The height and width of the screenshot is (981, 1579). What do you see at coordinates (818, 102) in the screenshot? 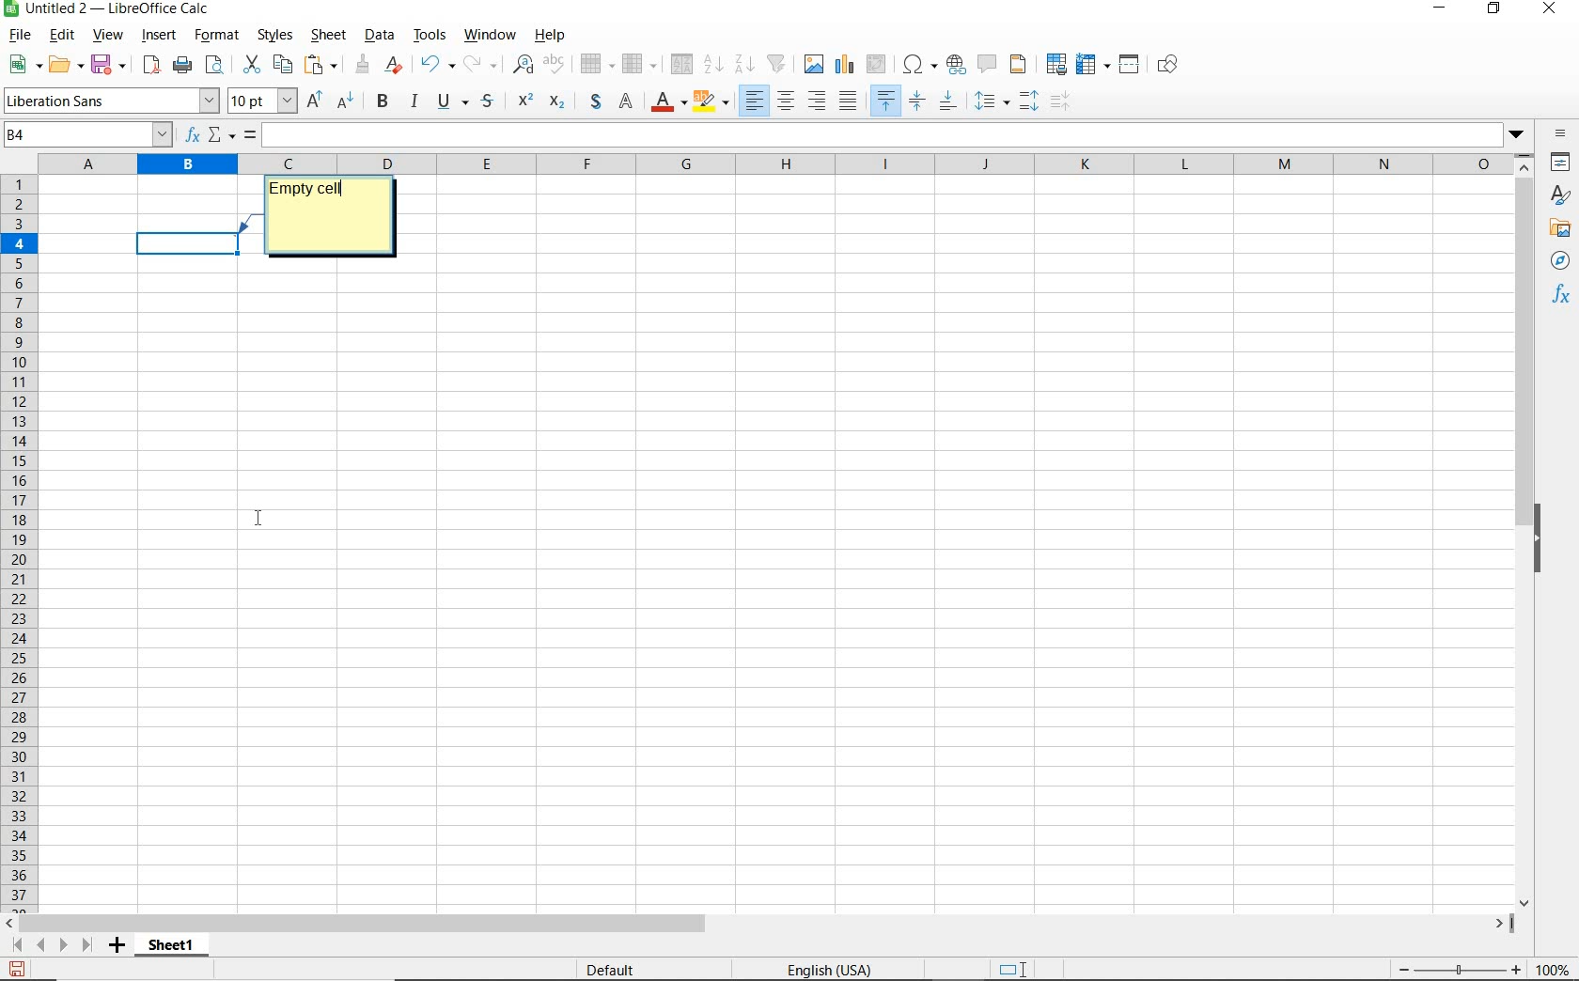
I see `Align right` at bounding box center [818, 102].